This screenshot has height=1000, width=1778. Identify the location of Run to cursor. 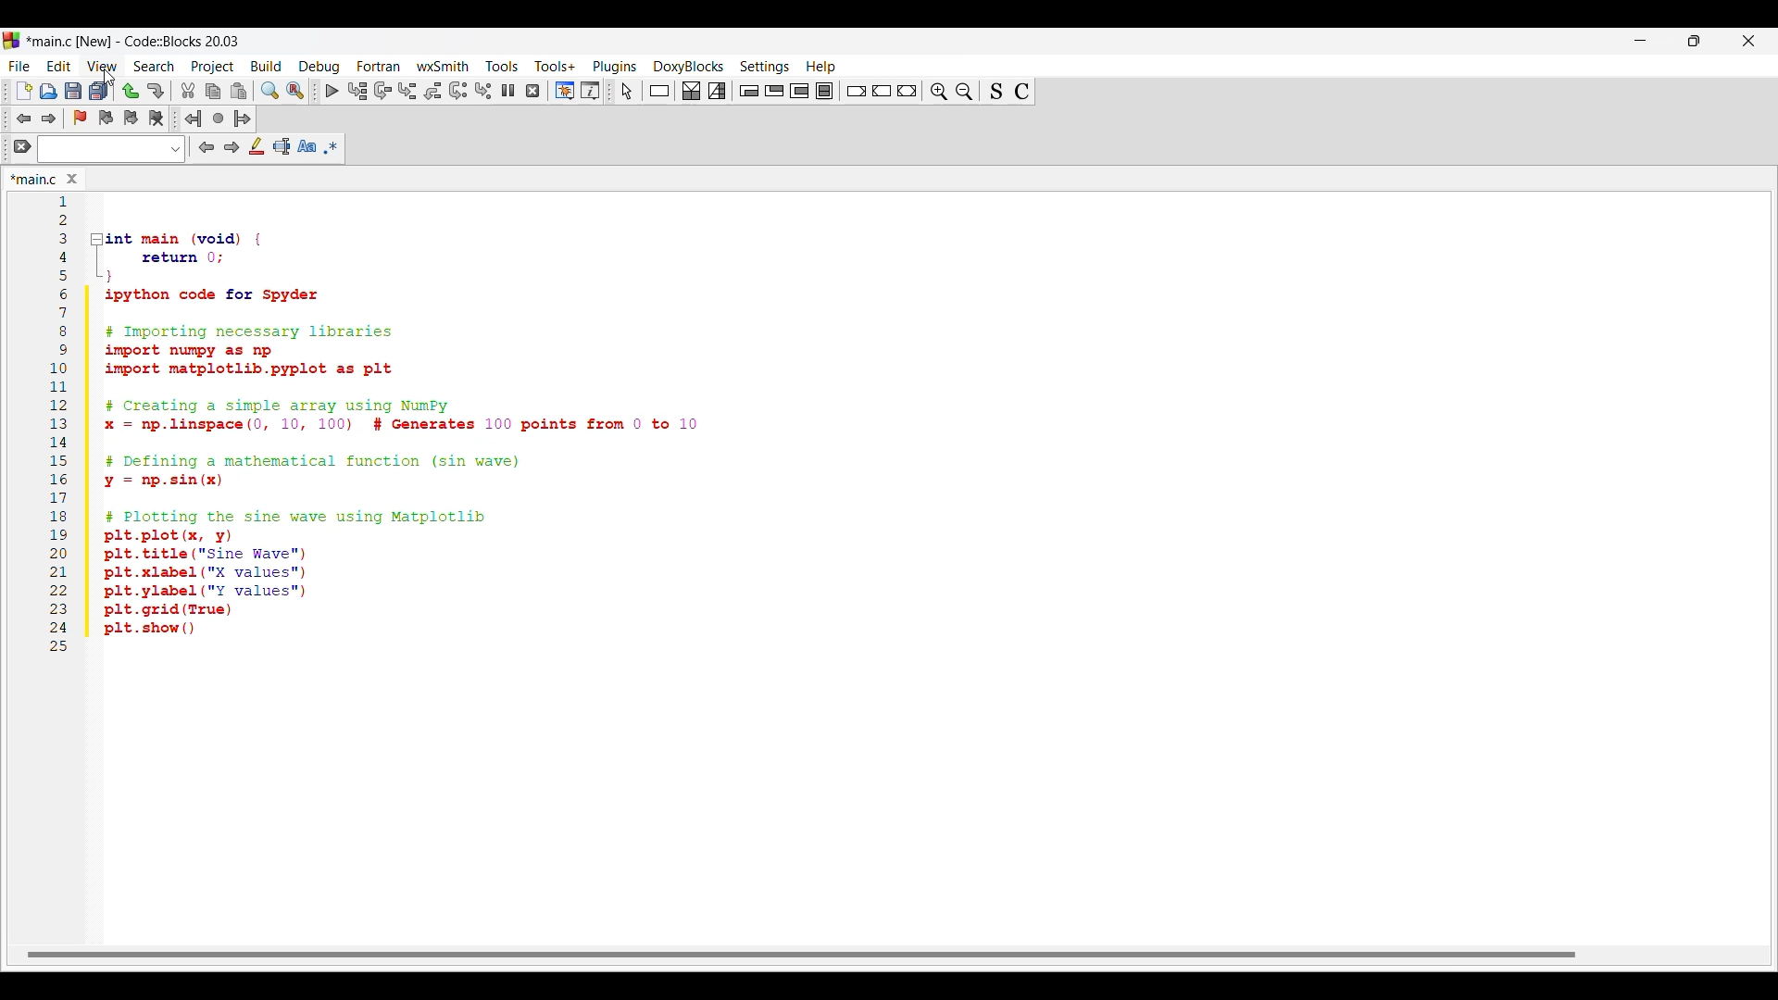
(357, 91).